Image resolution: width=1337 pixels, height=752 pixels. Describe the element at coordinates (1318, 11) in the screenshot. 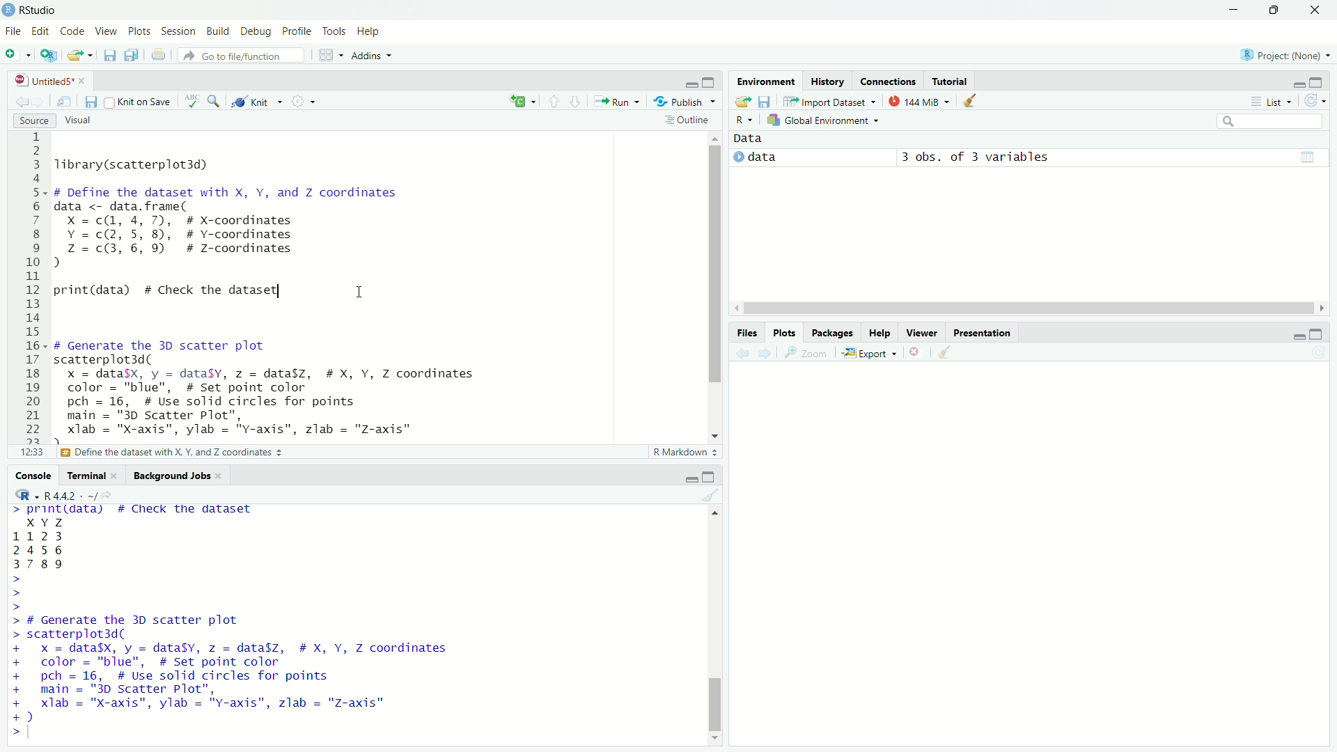

I see `close` at that location.